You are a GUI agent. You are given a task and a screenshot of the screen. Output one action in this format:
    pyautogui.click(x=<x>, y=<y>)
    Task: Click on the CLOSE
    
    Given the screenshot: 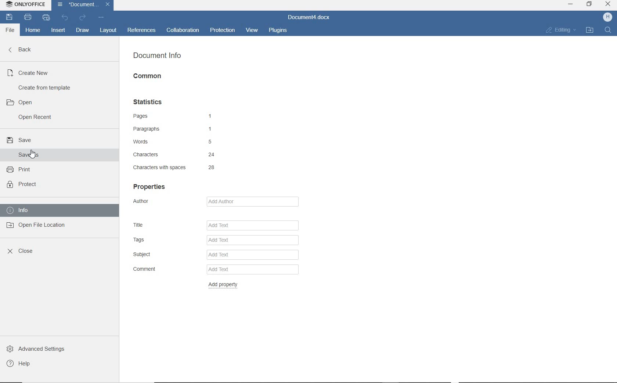 What is the action you would take?
    pyautogui.click(x=608, y=4)
    